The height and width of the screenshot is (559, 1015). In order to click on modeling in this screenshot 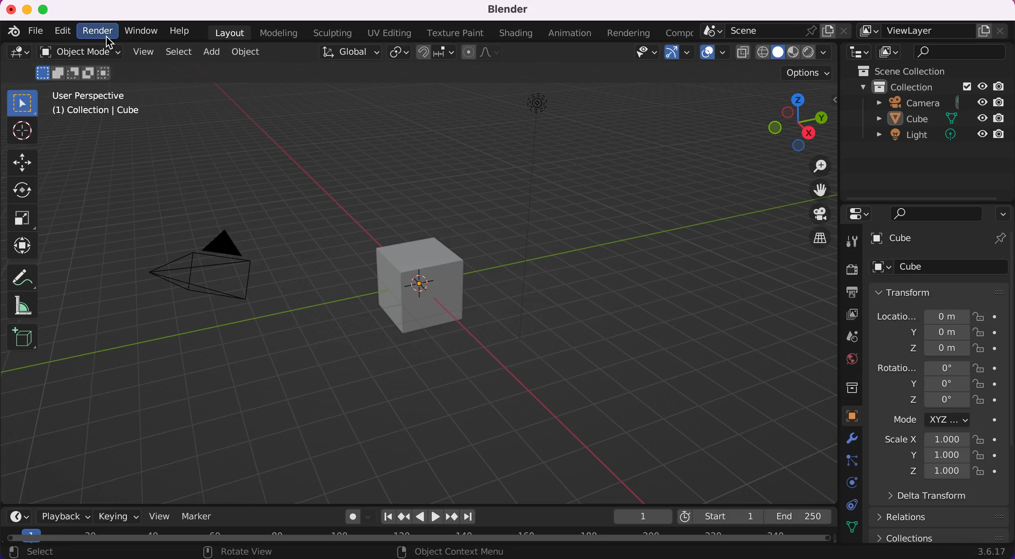, I will do `click(279, 34)`.